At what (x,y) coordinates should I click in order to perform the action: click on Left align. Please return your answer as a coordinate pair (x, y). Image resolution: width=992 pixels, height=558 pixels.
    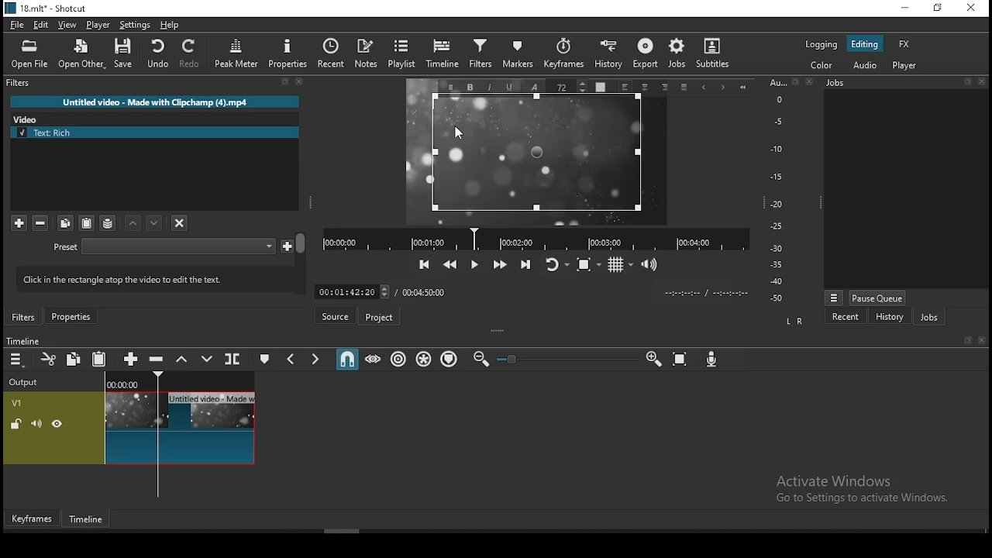
    Looking at the image, I should click on (625, 87).